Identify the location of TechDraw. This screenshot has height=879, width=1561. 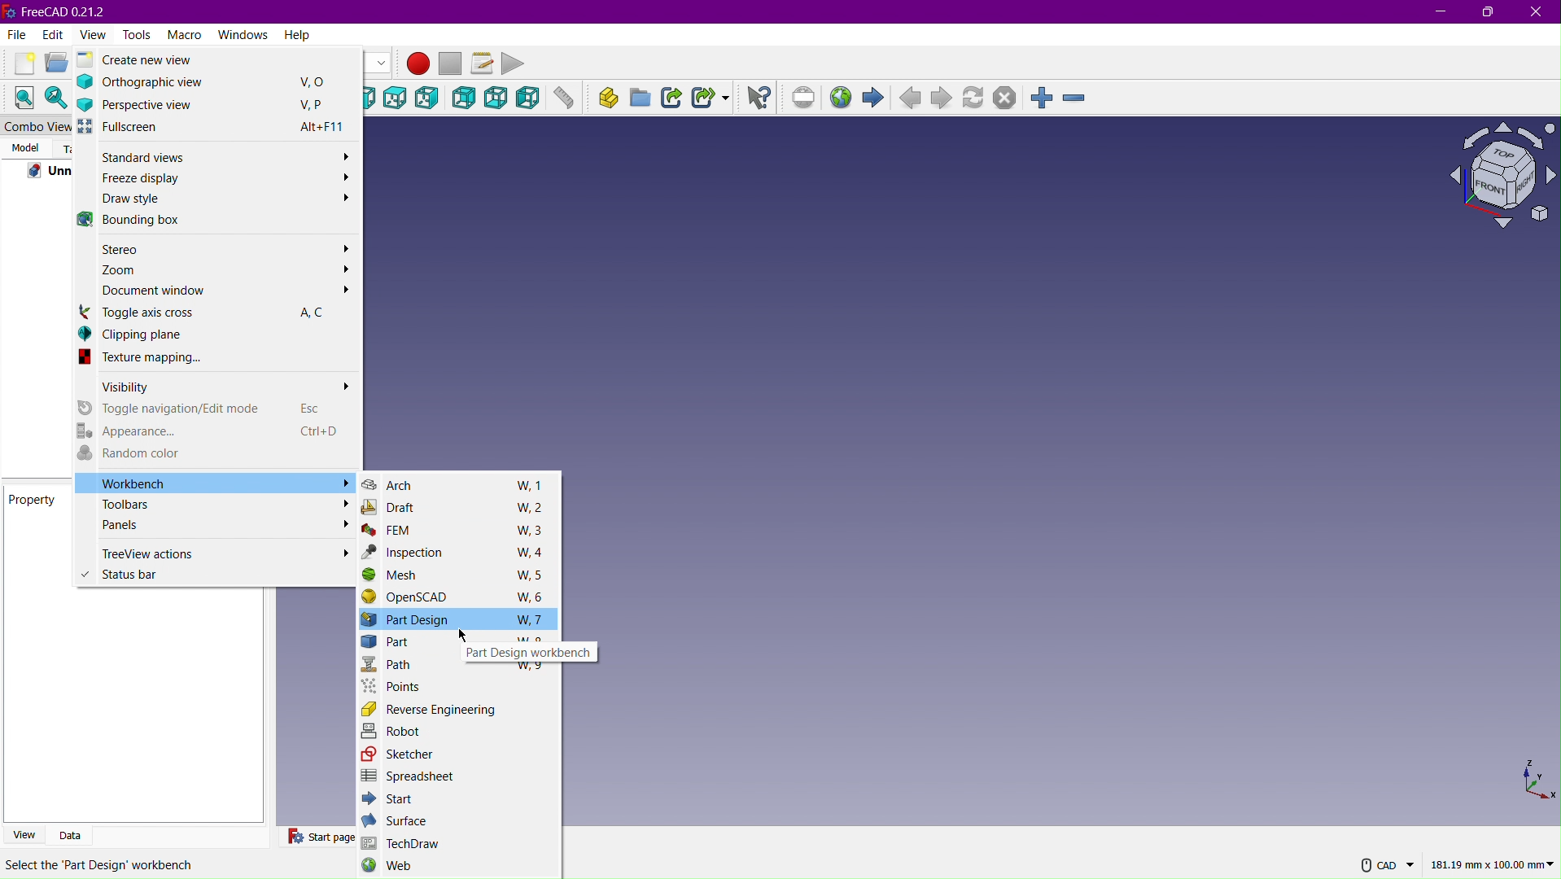
(399, 843).